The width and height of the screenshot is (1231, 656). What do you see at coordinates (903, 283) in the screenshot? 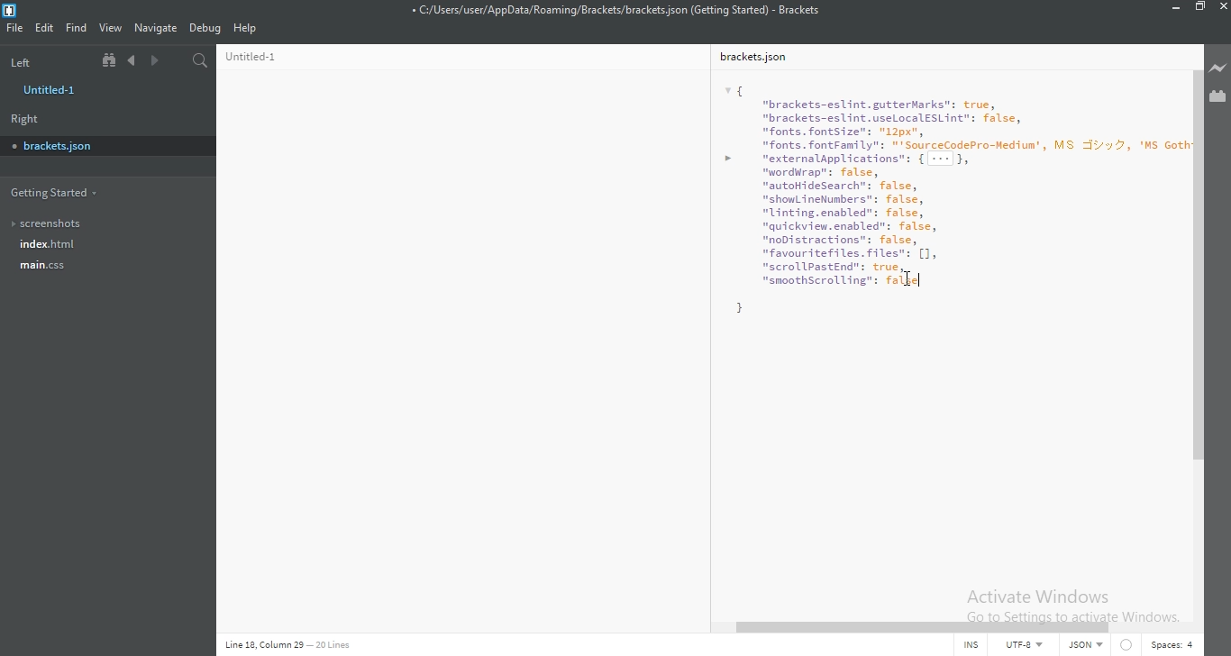
I see `false` at bounding box center [903, 283].